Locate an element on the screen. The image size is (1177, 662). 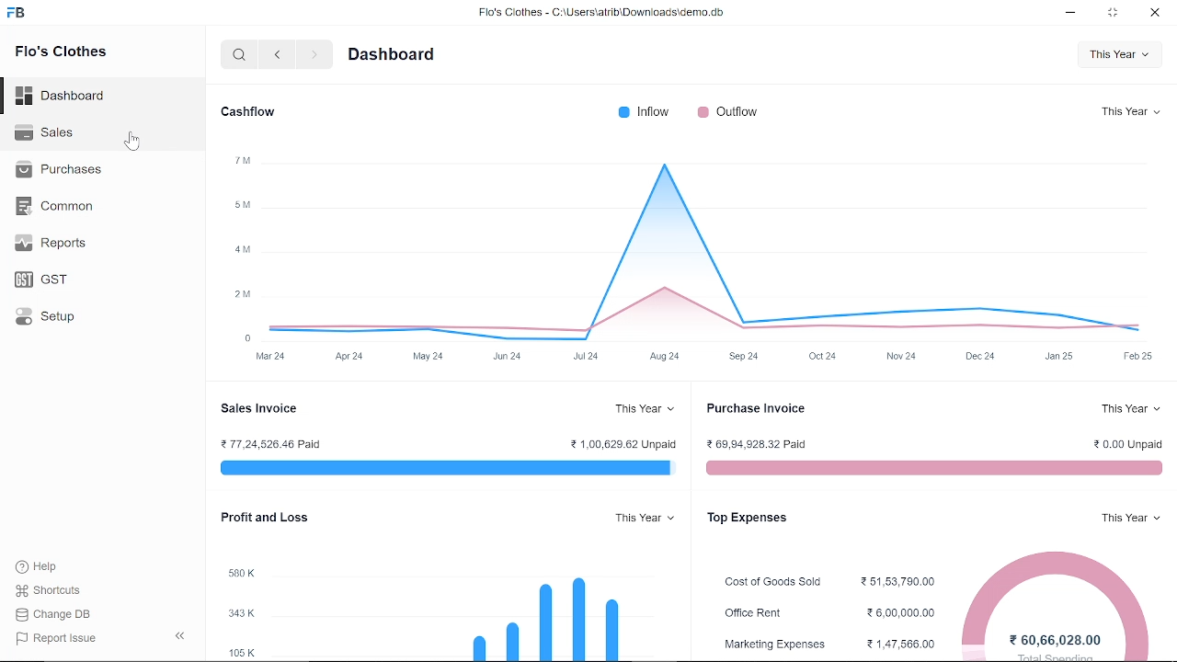
Dashboard is located at coordinates (62, 96).